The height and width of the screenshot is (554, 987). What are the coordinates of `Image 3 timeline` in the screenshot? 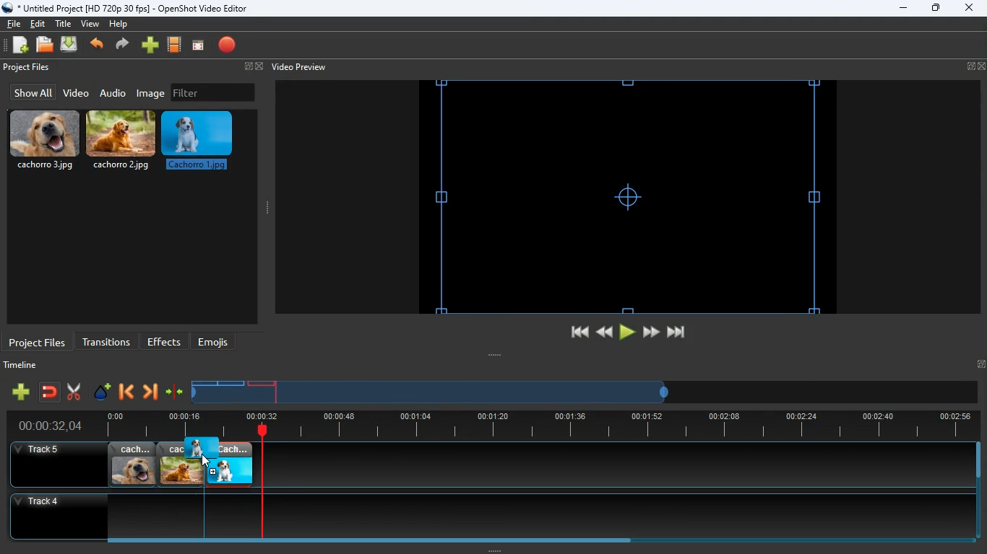 It's located at (262, 383).